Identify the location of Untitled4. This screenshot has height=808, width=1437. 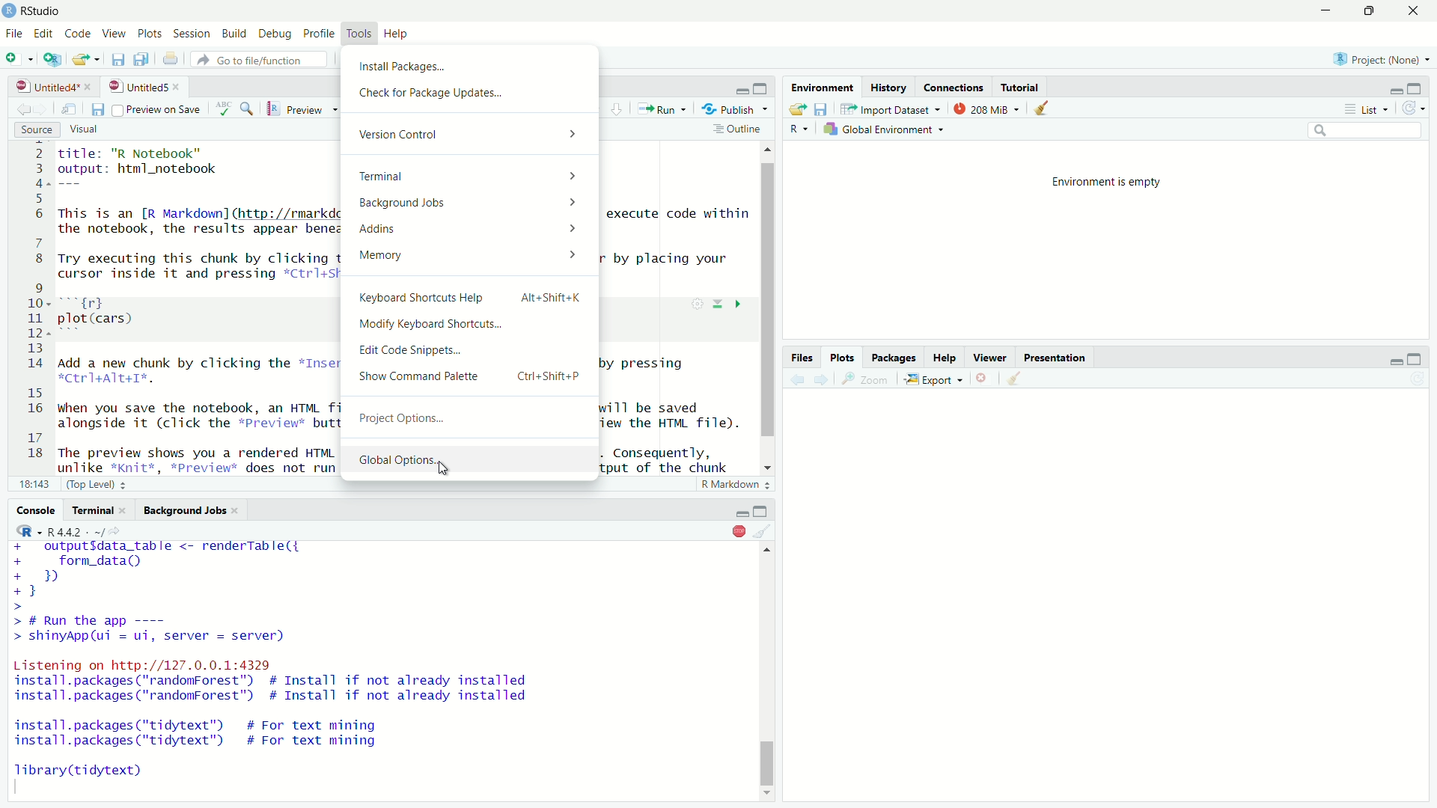
(43, 87).